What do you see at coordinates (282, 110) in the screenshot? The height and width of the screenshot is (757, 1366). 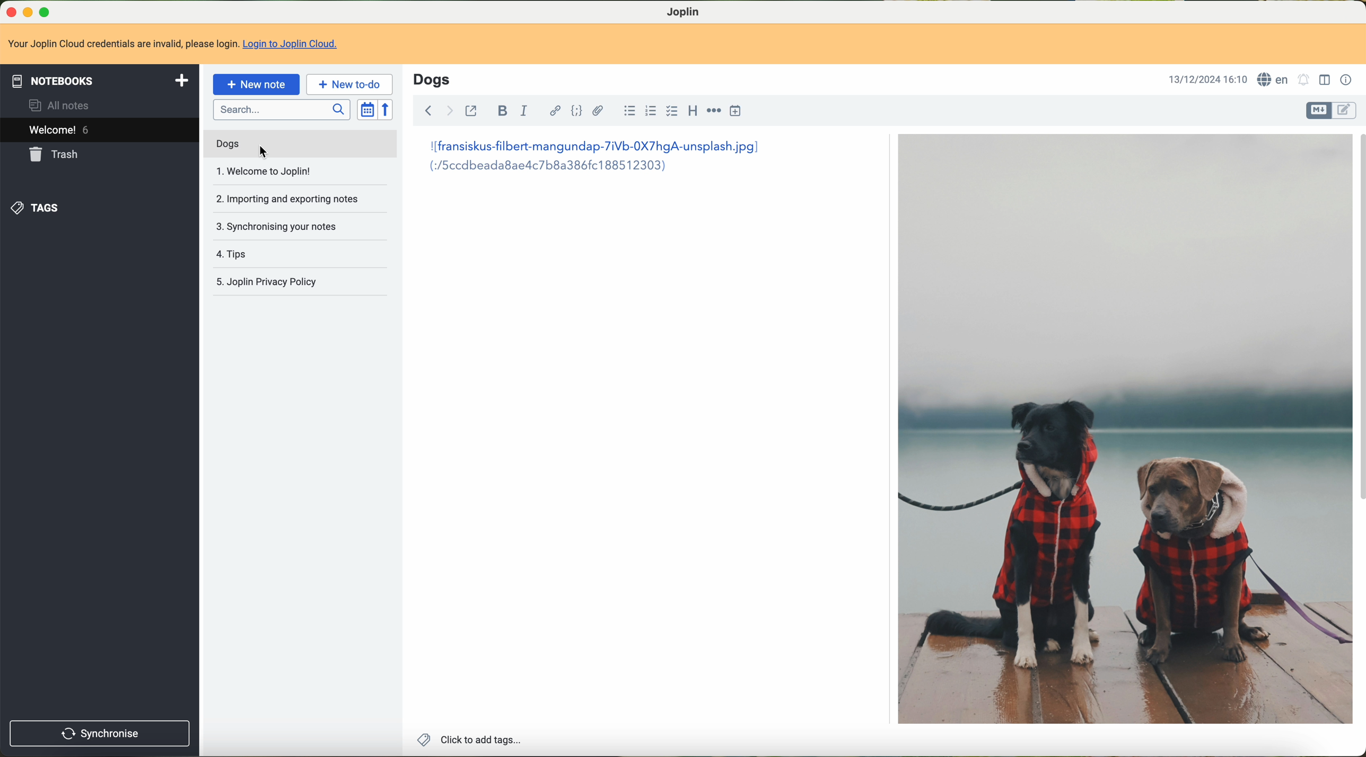 I see `search bar` at bounding box center [282, 110].